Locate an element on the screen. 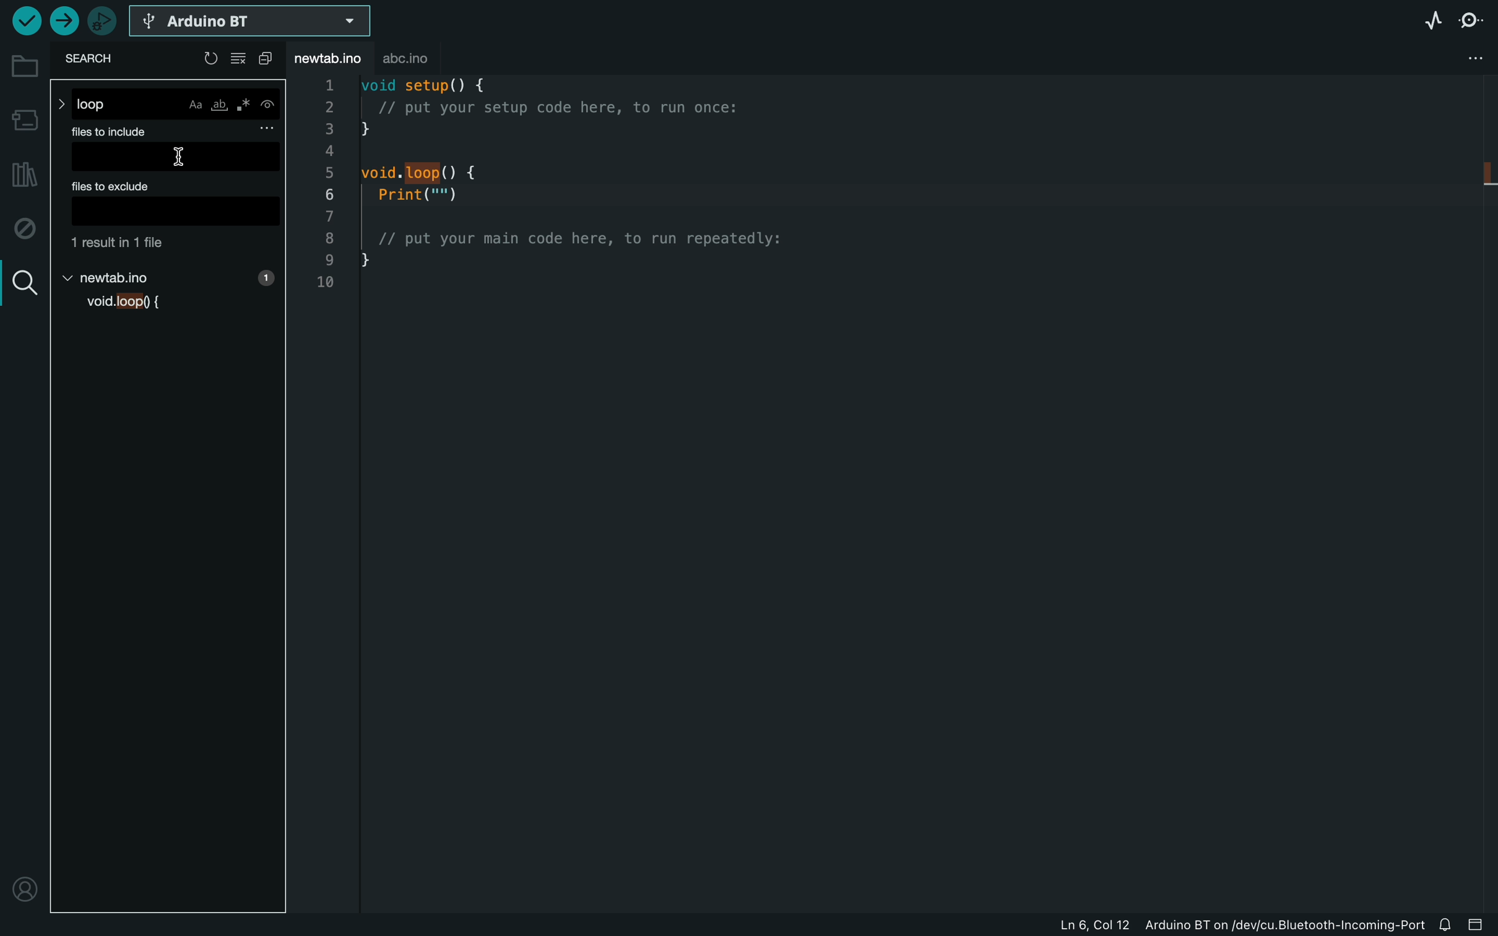  files to exclude is located at coordinates (170, 186).